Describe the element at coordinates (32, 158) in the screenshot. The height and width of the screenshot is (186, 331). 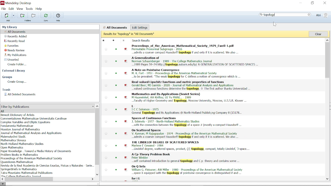
I see `author` at that location.